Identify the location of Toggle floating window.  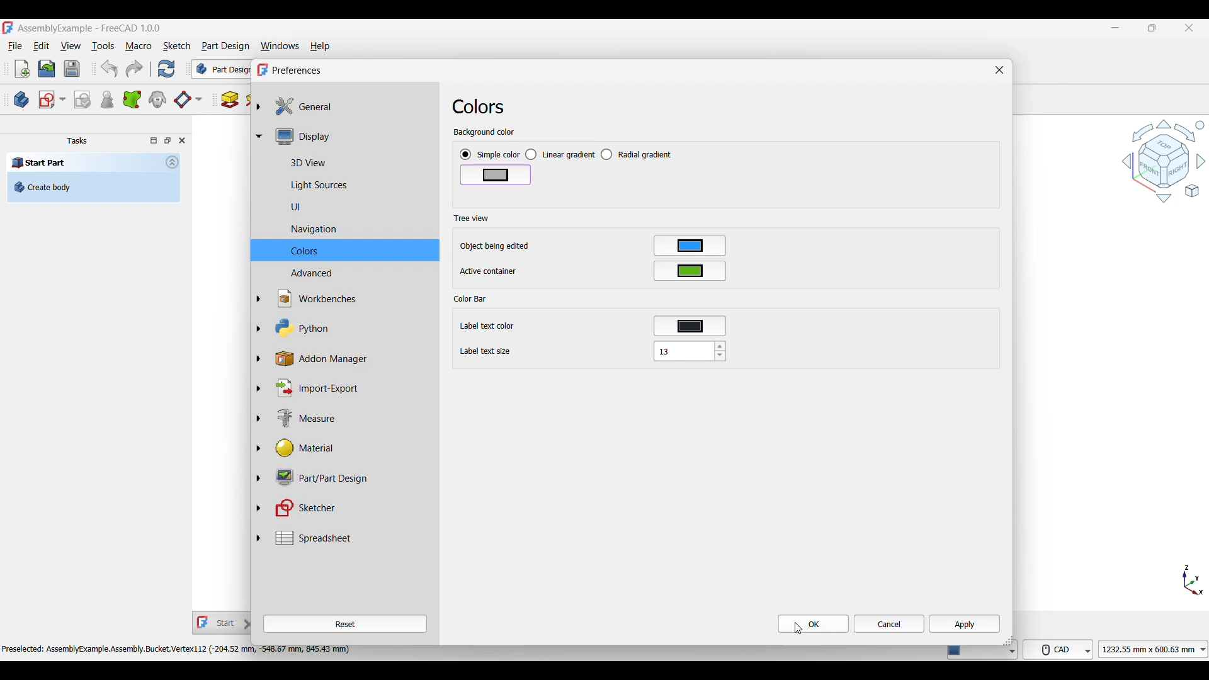
(167, 140).